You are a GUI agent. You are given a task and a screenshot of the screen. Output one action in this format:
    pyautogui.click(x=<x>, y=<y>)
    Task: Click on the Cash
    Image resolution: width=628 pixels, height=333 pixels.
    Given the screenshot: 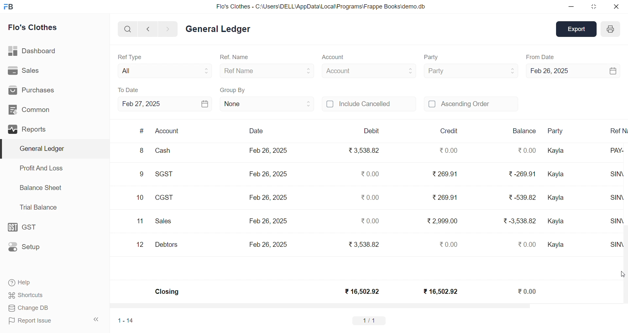 What is the action you would take?
    pyautogui.click(x=167, y=152)
    